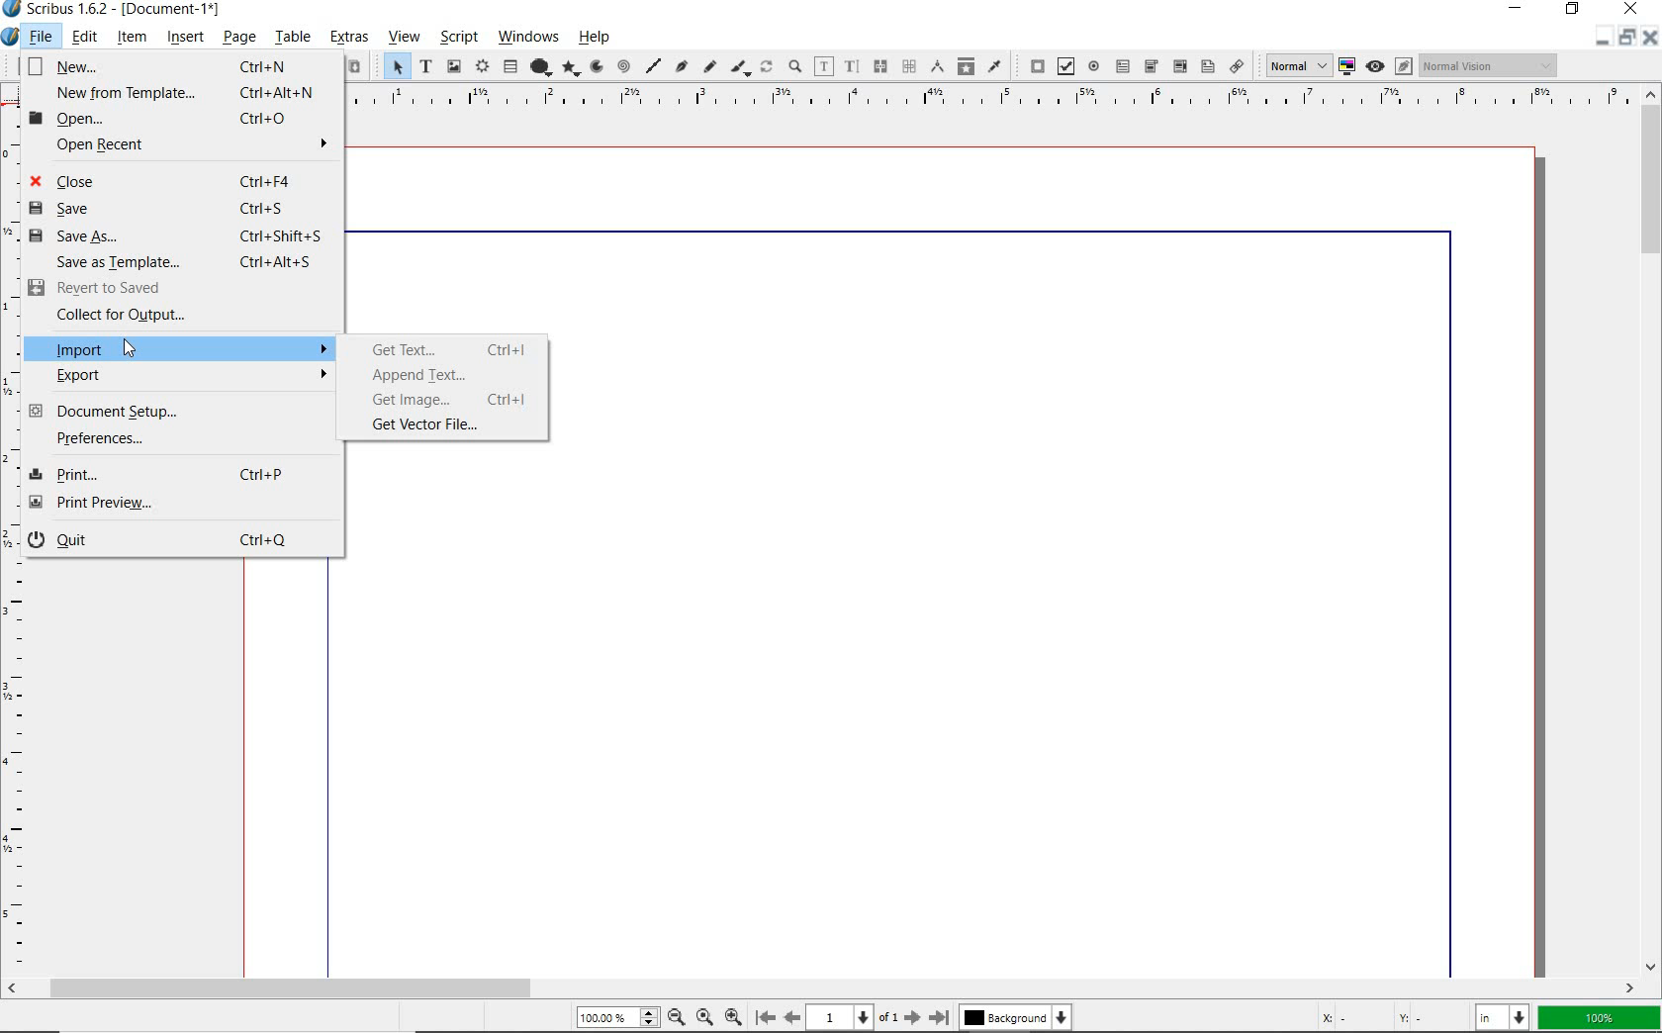 The image size is (1662, 1033). Describe the element at coordinates (572, 68) in the screenshot. I see `polygon` at that location.